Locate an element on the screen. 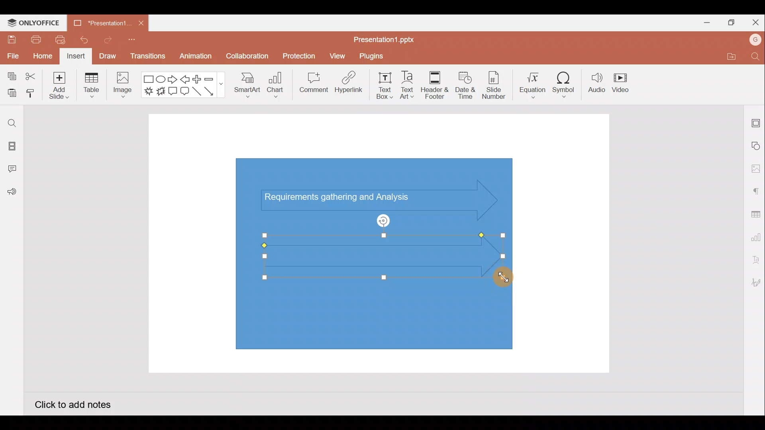  Minimise is located at coordinates (704, 21).